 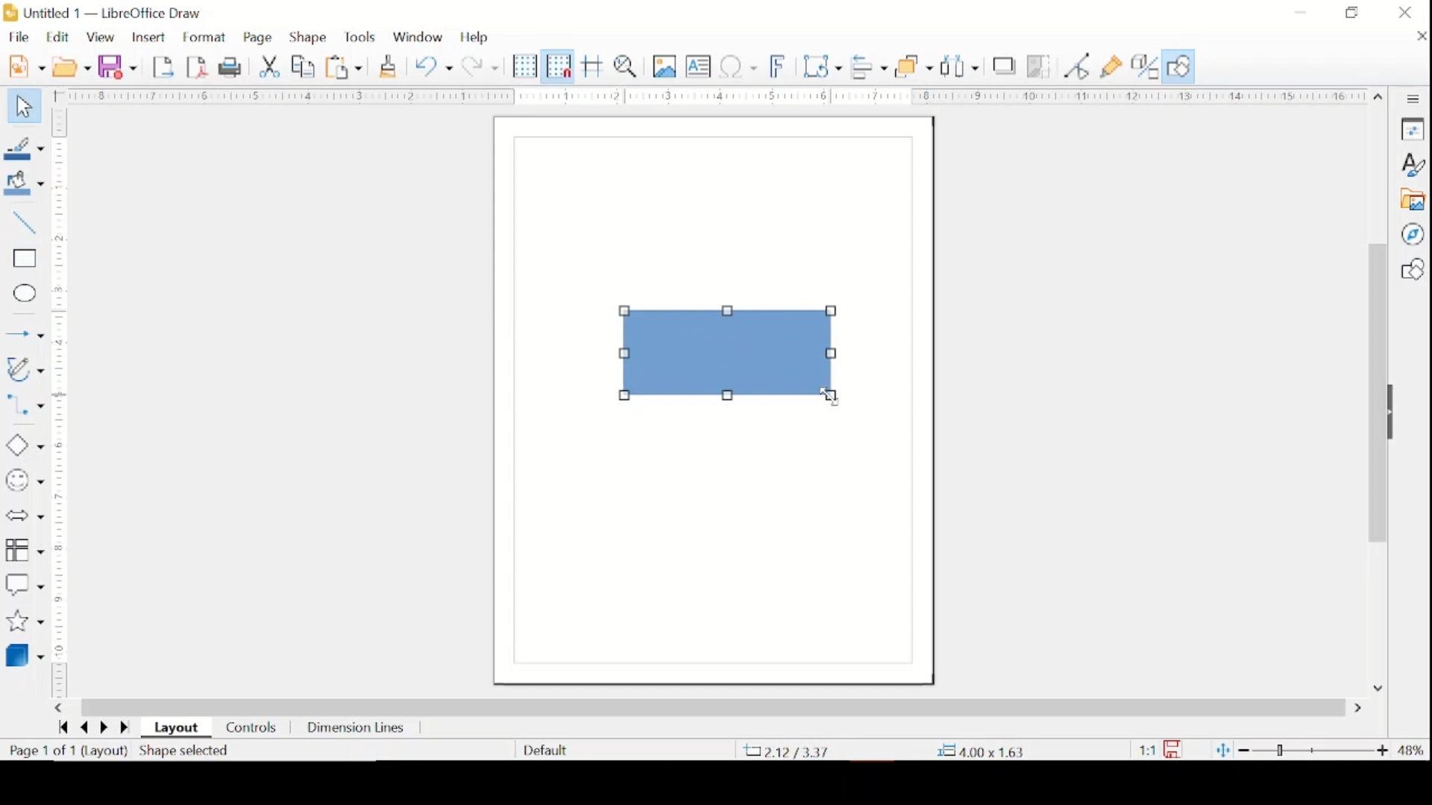 What do you see at coordinates (1419, 36) in the screenshot?
I see `close` at bounding box center [1419, 36].